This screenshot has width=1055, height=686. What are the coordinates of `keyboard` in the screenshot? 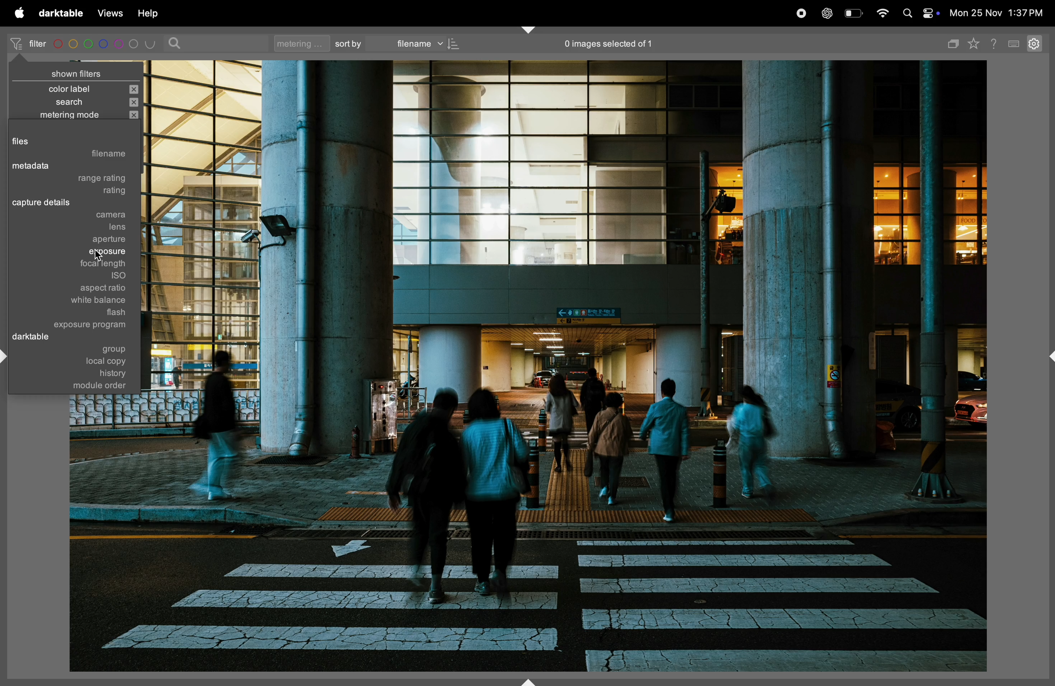 It's located at (1015, 43).